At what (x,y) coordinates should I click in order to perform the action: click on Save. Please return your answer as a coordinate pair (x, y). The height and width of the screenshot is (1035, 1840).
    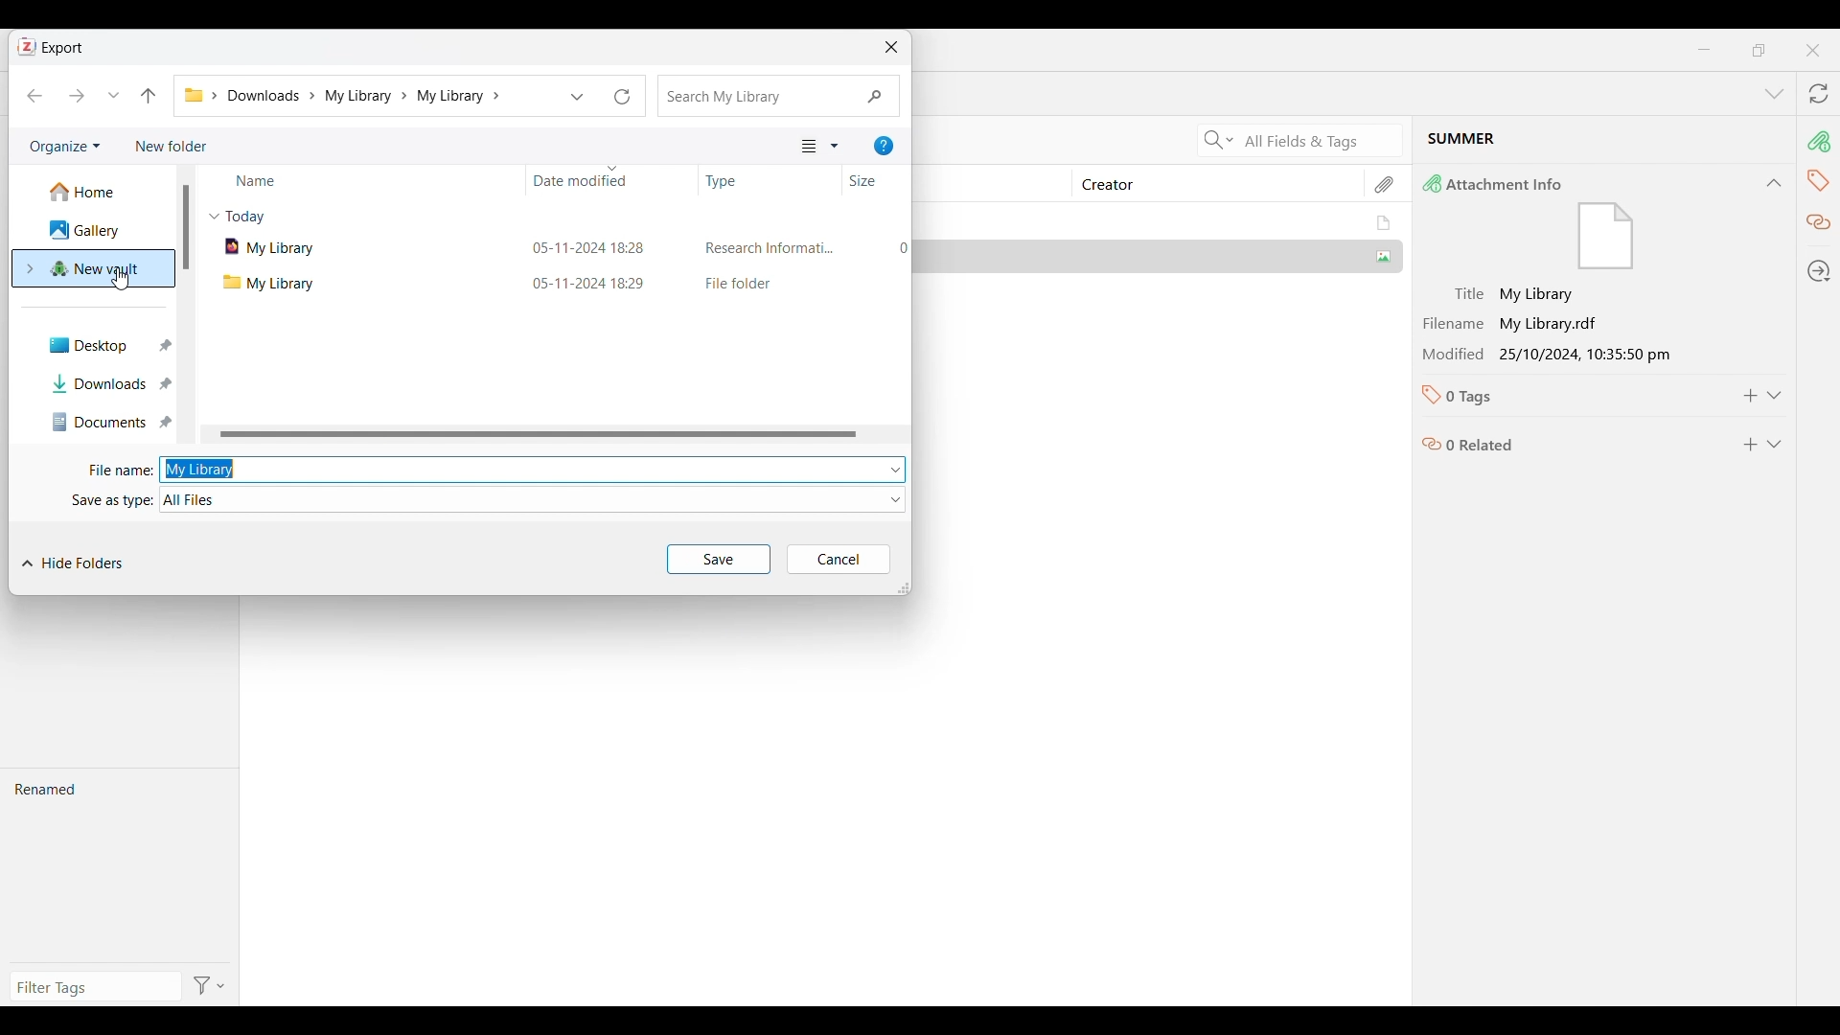
    Looking at the image, I should click on (719, 559).